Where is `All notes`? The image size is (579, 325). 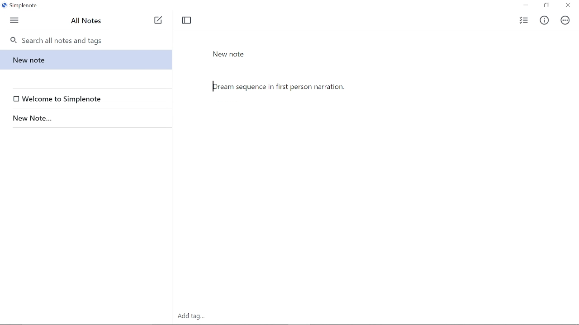 All notes is located at coordinates (87, 20).